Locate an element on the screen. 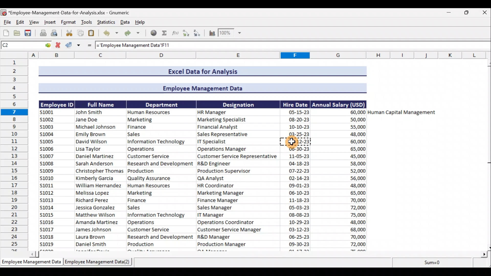  ='Employee Management Data'!F11 is located at coordinates (148, 45).